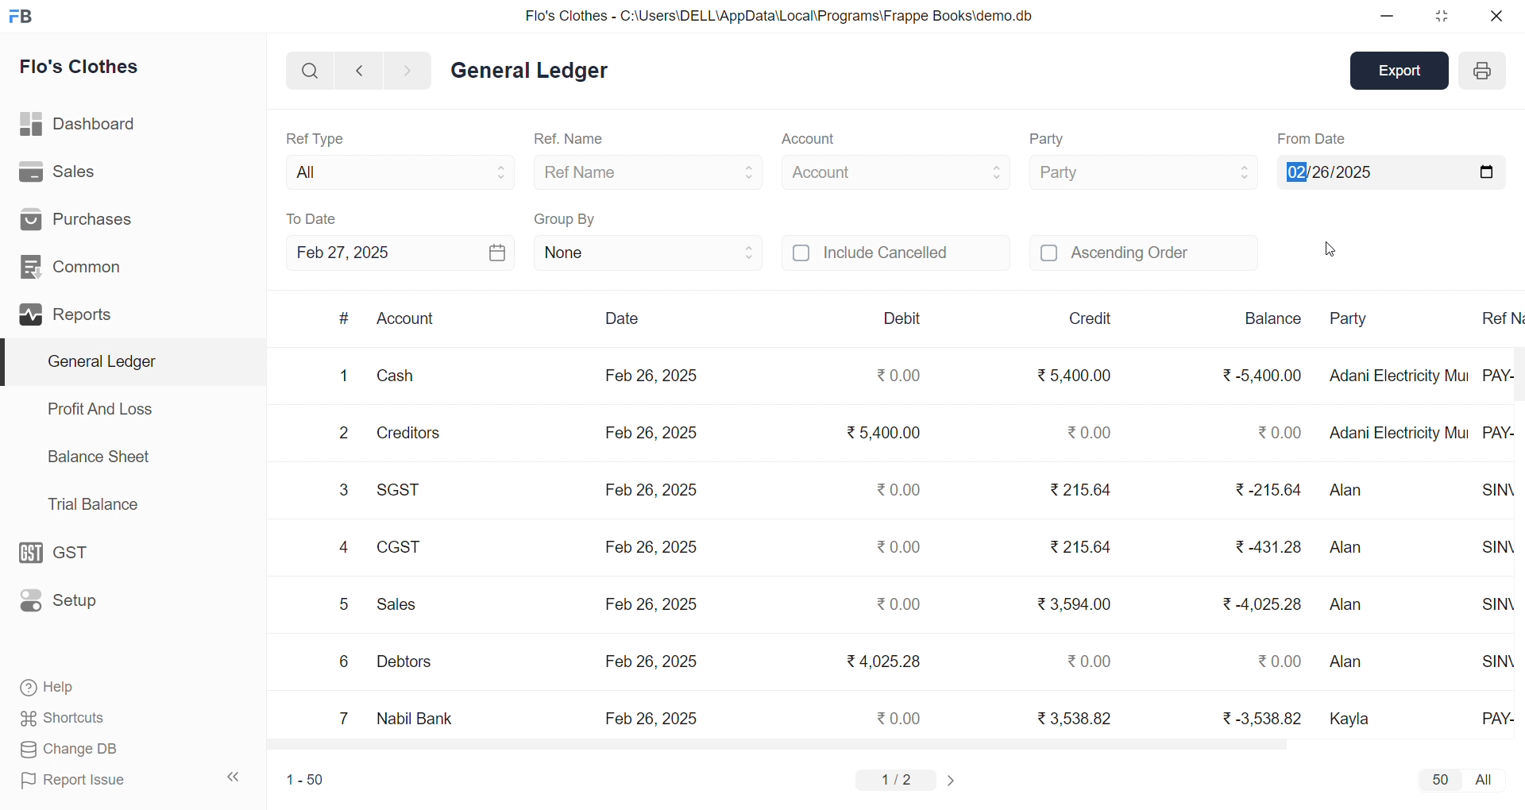  Describe the element at coordinates (1353, 600) in the screenshot. I see `Alan` at that location.